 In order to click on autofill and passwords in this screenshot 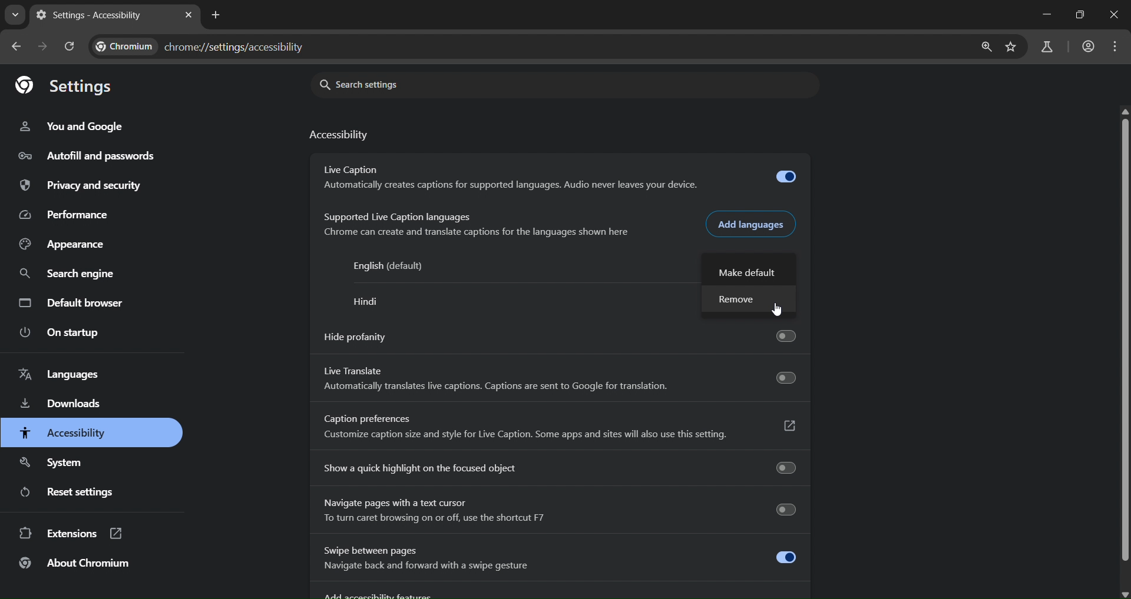, I will do `click(92, 155)`.